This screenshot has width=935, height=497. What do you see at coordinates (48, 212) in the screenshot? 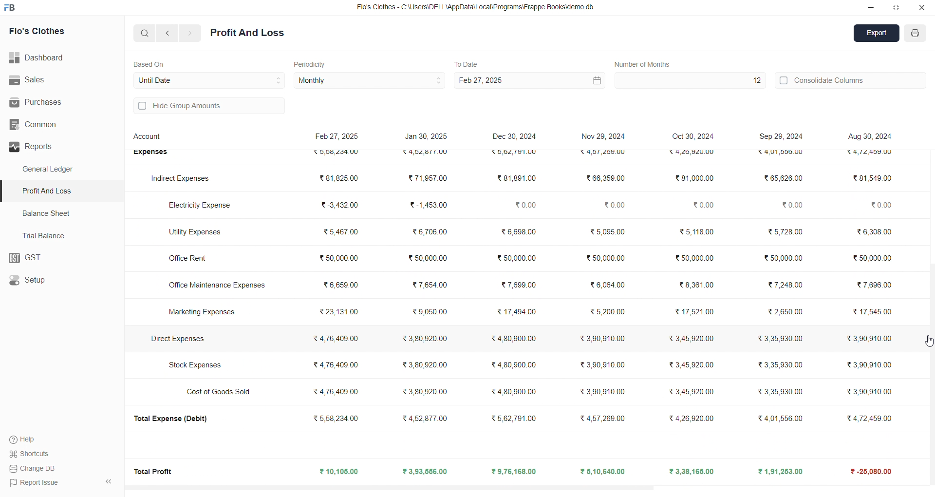
I see `Balance Sheet` at bounding box center [48, 212].